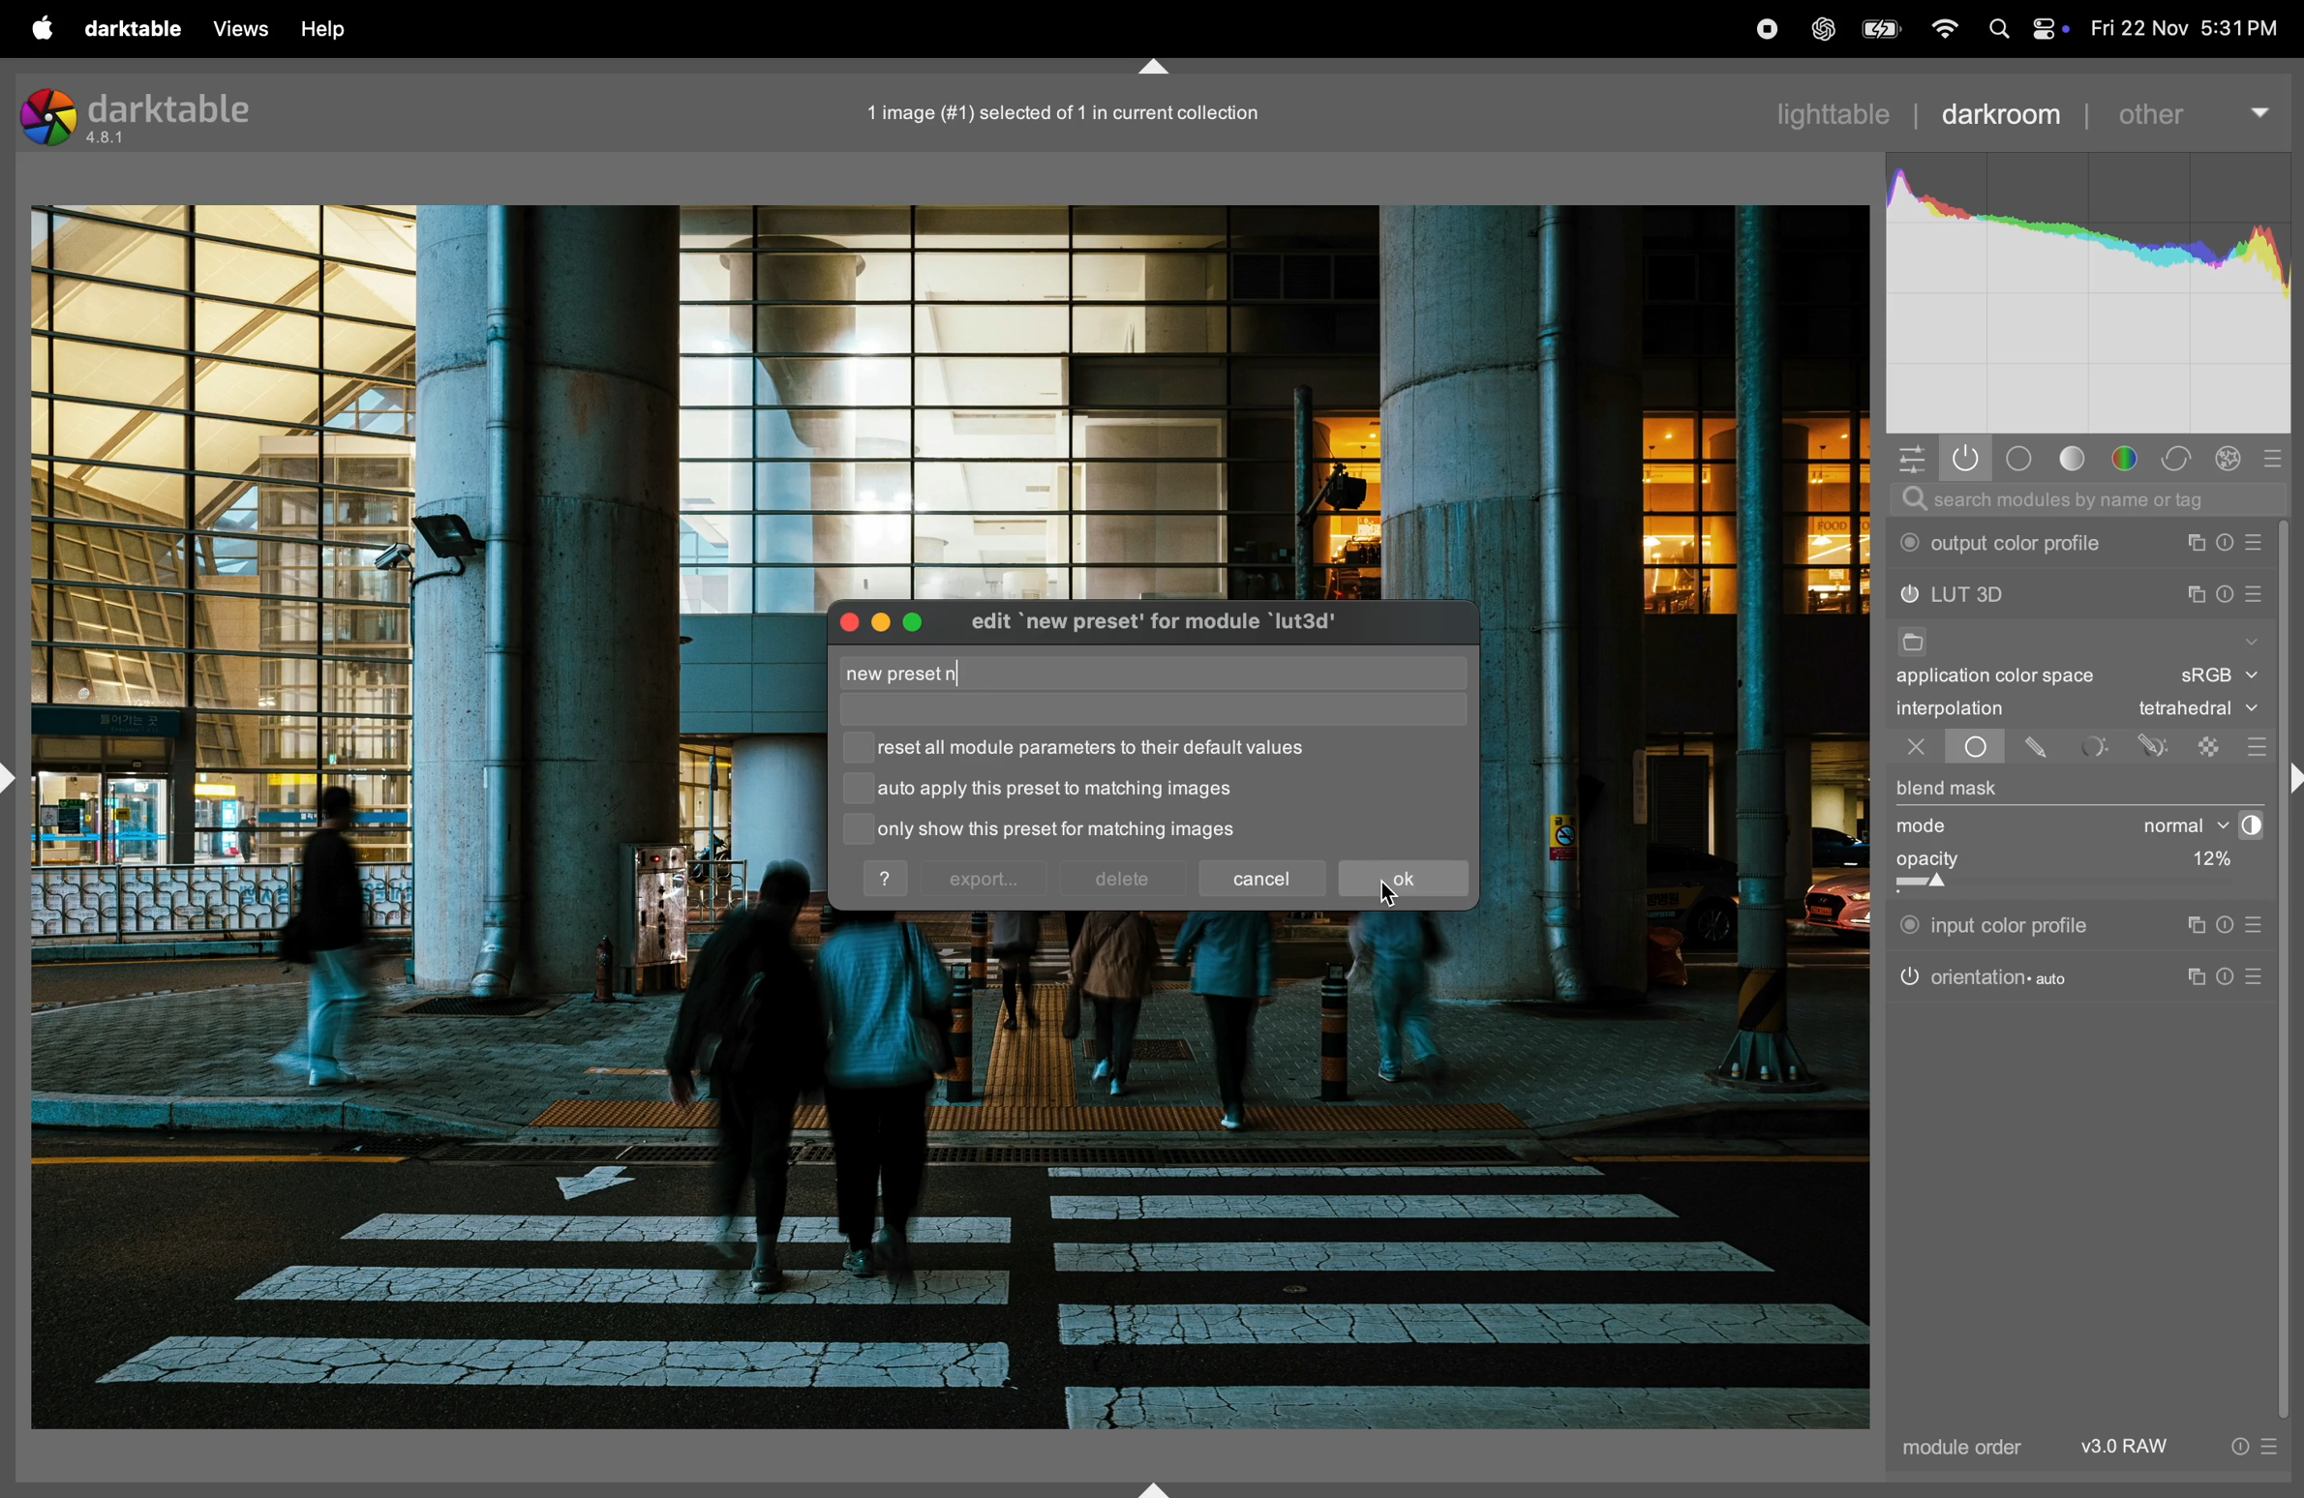 Image resolution: width=2304 pixels, height=1498 pixels. What do you see at coordinates (1942, 31) in the screenshot?
I see `wifi` at bounding box center [1942, 31].